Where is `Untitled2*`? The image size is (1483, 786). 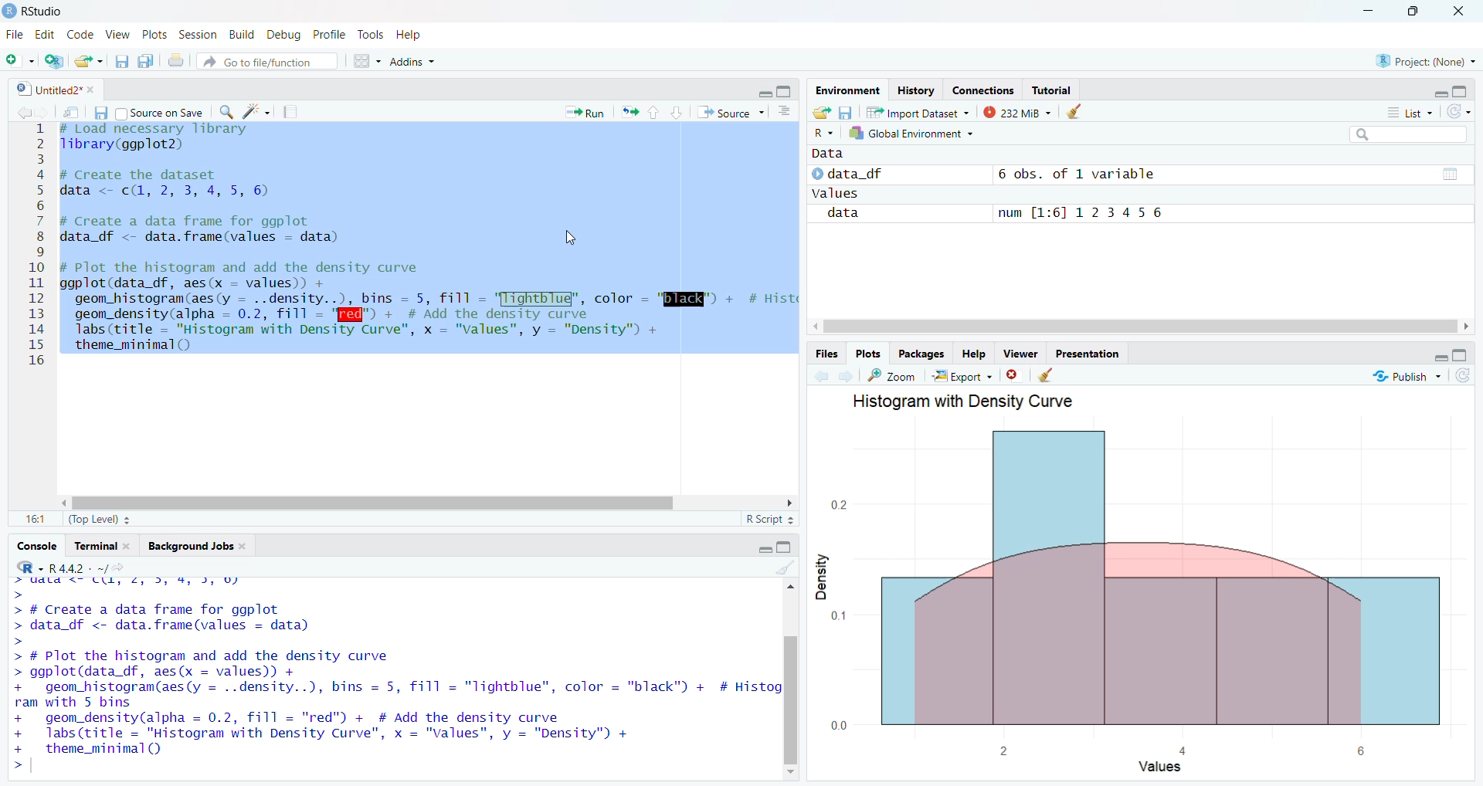
Untitled2* is located at coordinates (46, 87).